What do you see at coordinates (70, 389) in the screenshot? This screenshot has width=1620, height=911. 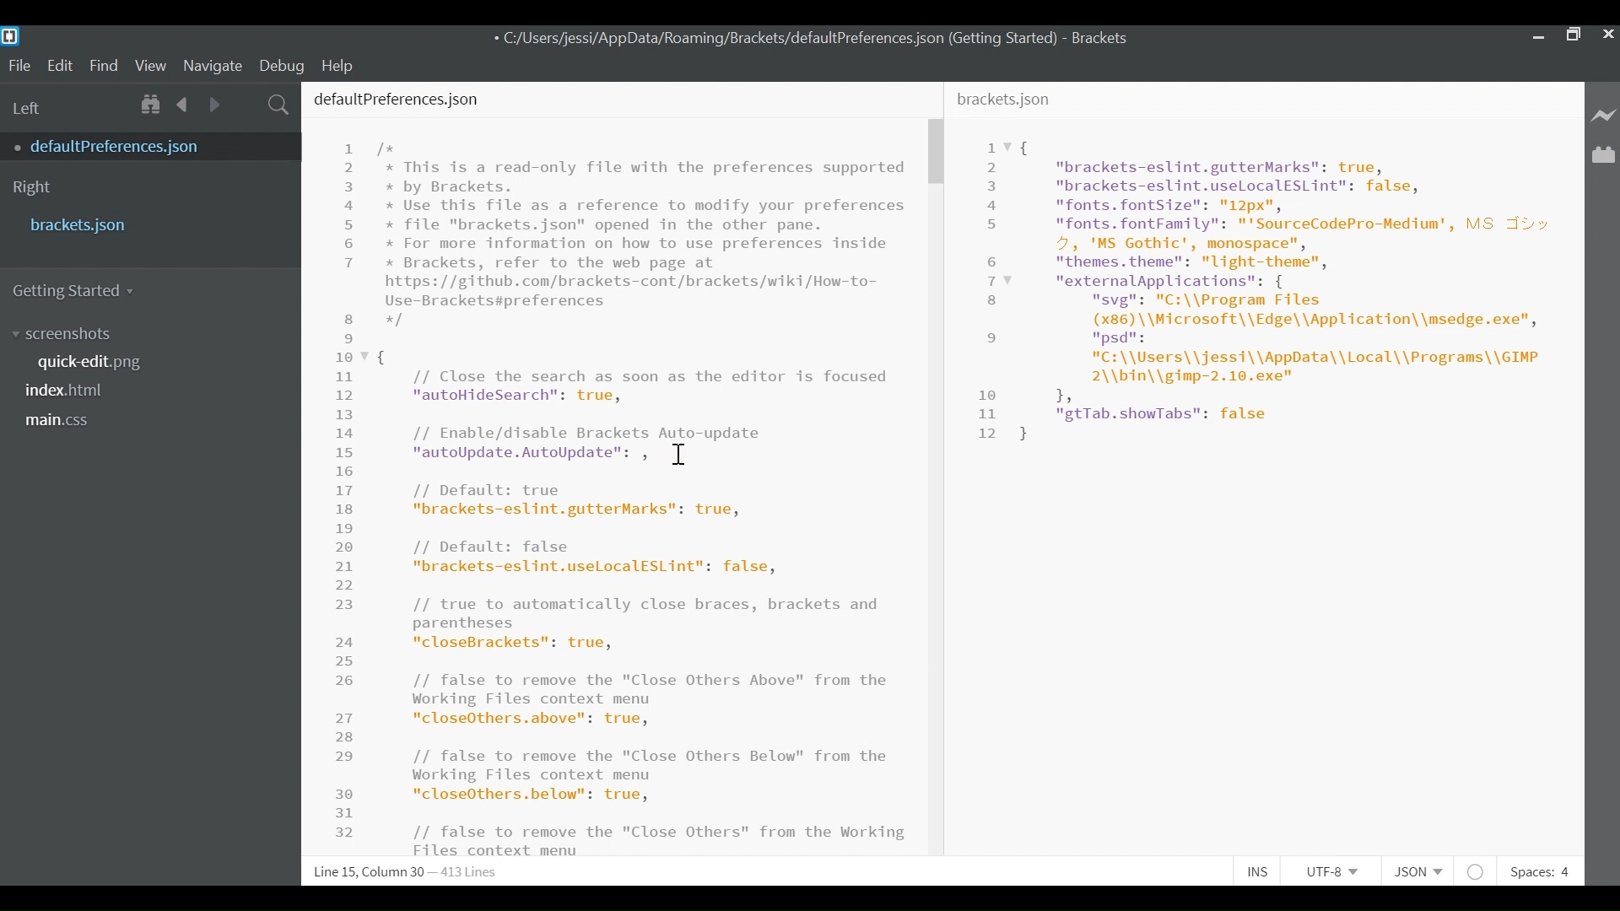 I see `index.html` at bounding box center [70, 389].